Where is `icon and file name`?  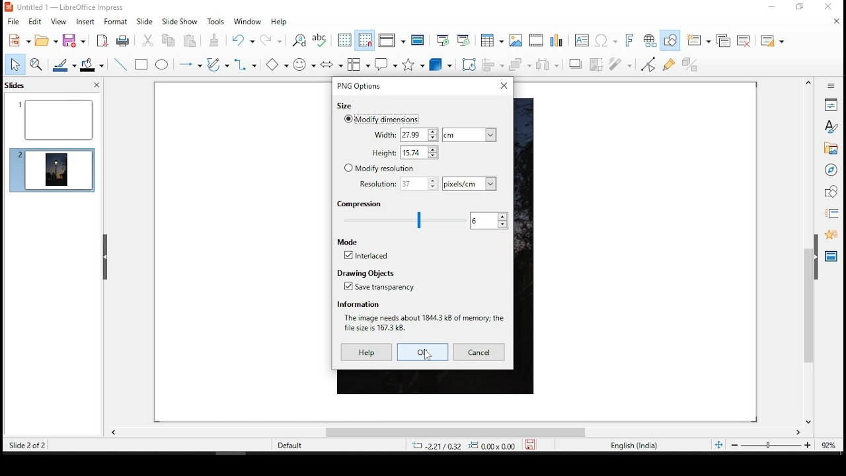 icon and file name is located at coordinates (75, 8).